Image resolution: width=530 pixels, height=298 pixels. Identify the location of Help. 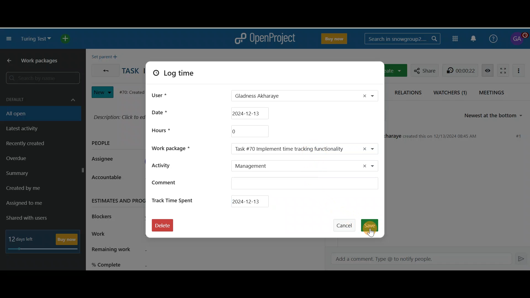
(492, 38).